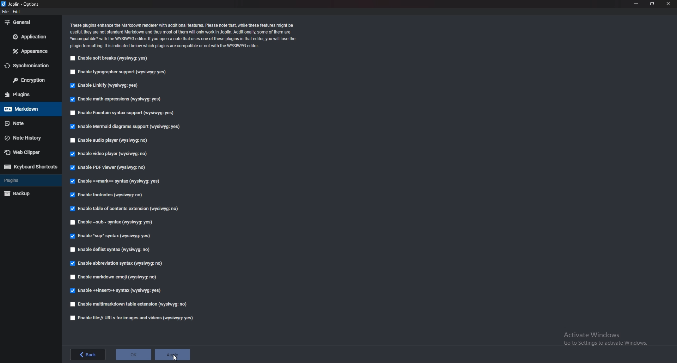 Image resolution: width=677 pixels, height=363 pixels. What do you see at coordinates (21, 4) in the screenshot?
I see `options` at bounding box center [21, 4].